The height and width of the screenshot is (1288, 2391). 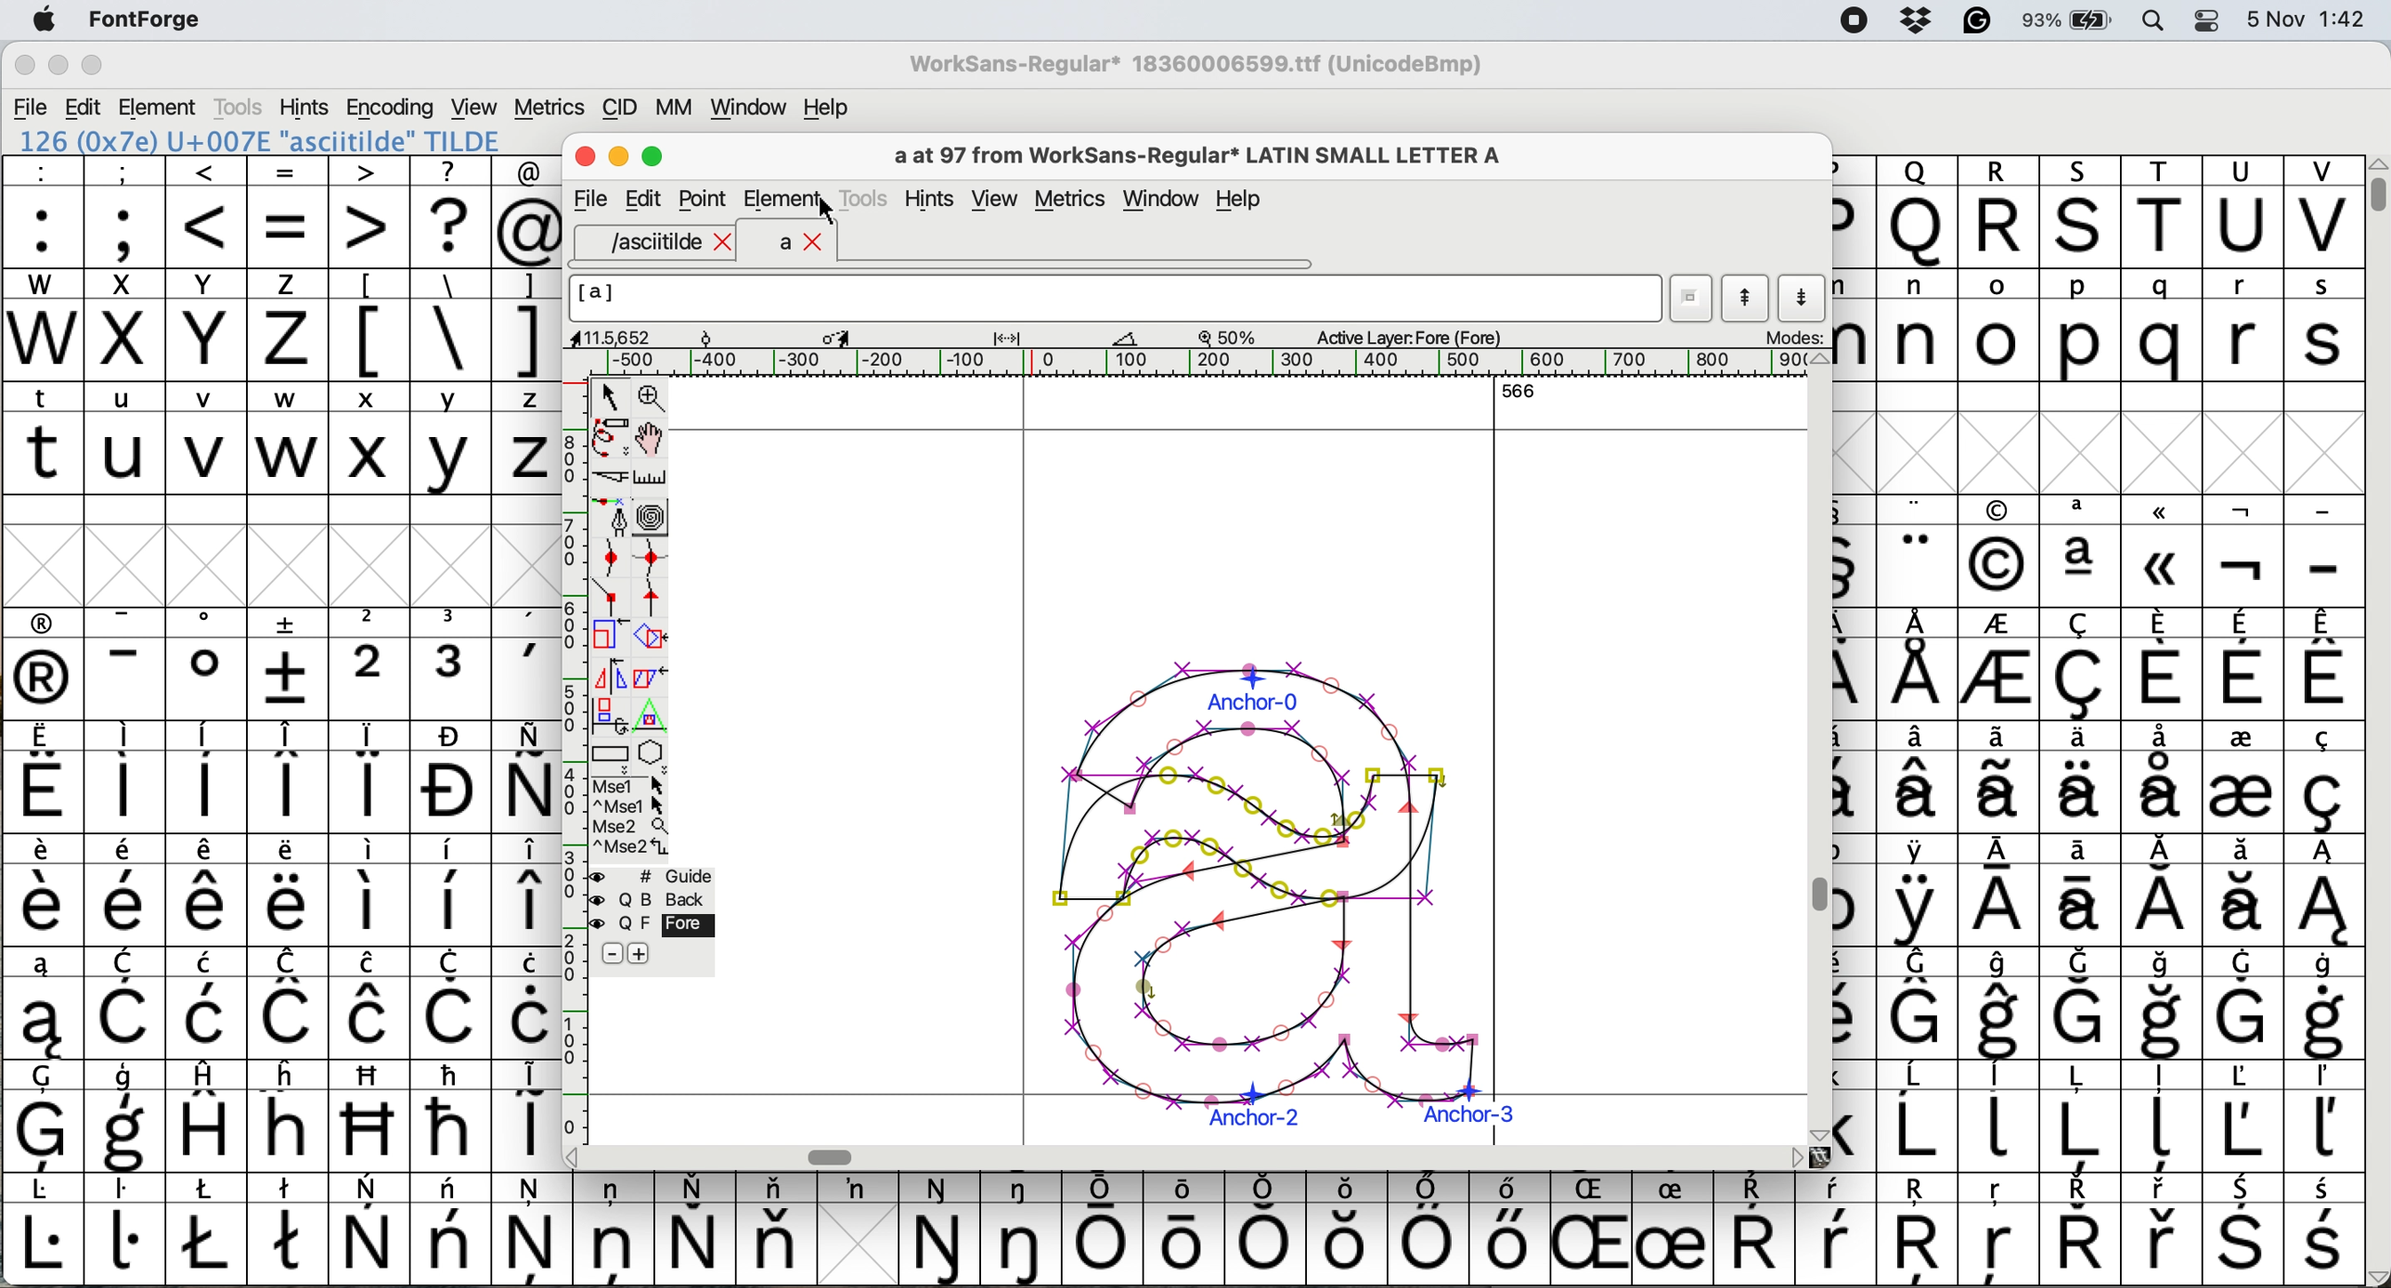 I want to click on symbol, so click(x=2321, y=778).